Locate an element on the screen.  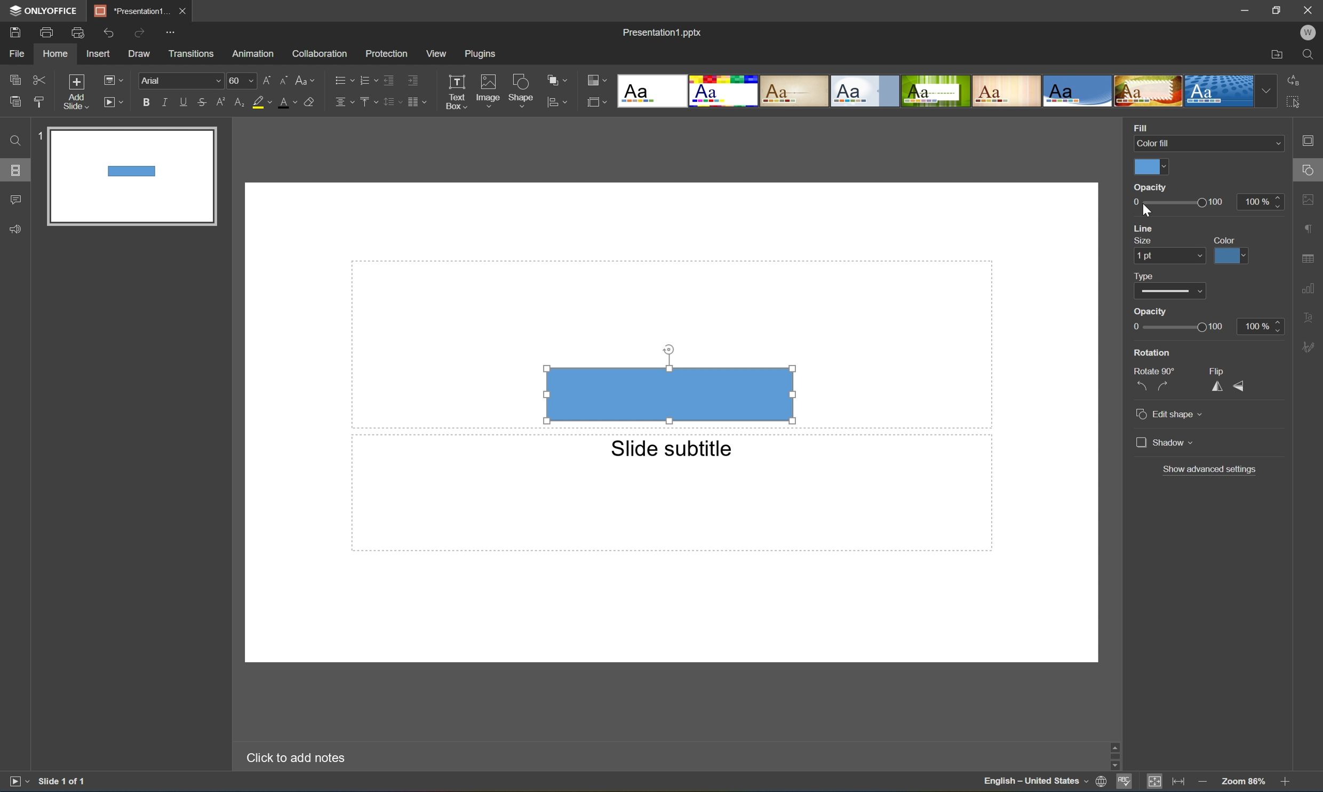
1 is located at coordinates (36, 138).